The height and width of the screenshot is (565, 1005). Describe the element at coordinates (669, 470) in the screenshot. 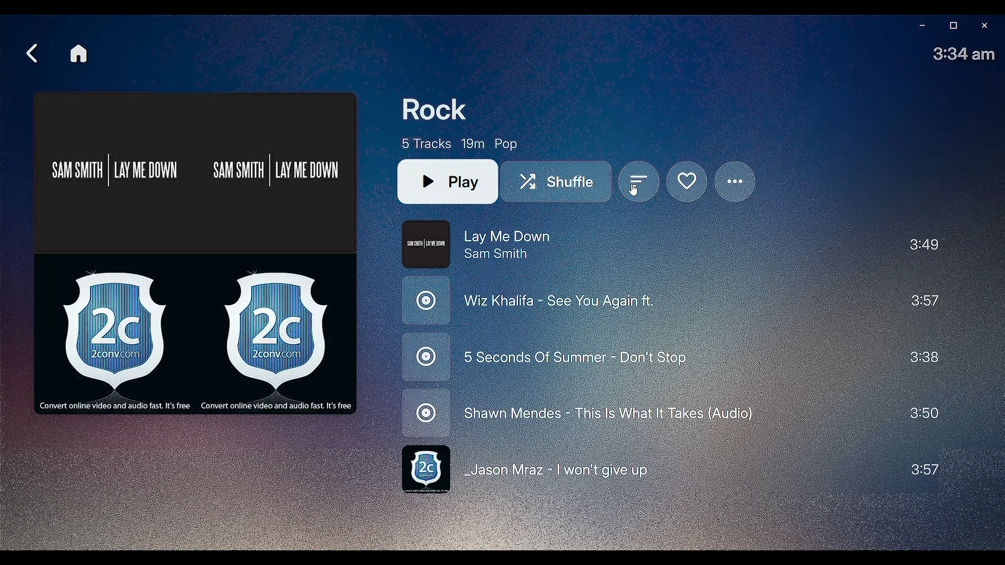

I see `Jason Mraz - I won't give up` at that location.